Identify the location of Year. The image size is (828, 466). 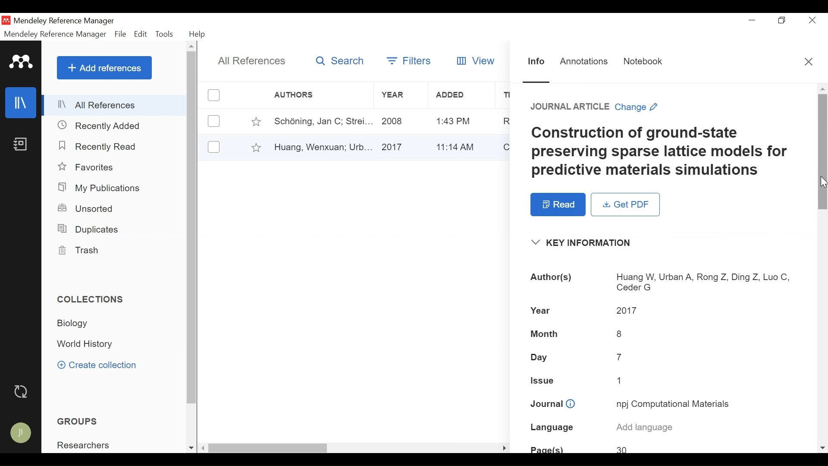
(398, 95).